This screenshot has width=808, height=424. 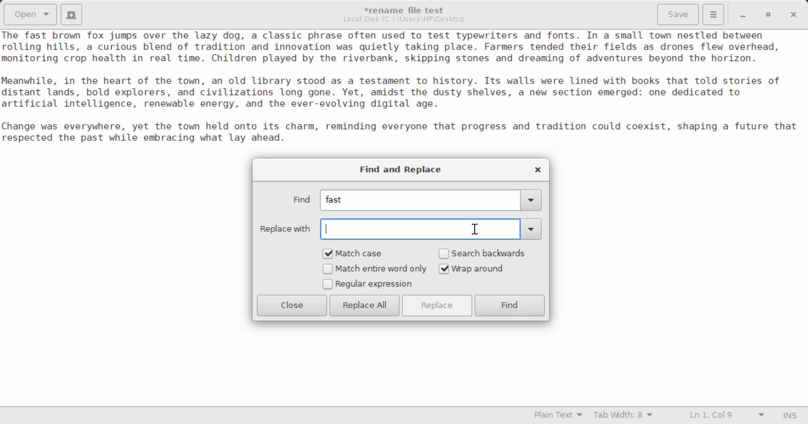 What do you see at coordinates (792, 14) in the screenshot?
I see `Close Window` at bounding box center [792, 14].